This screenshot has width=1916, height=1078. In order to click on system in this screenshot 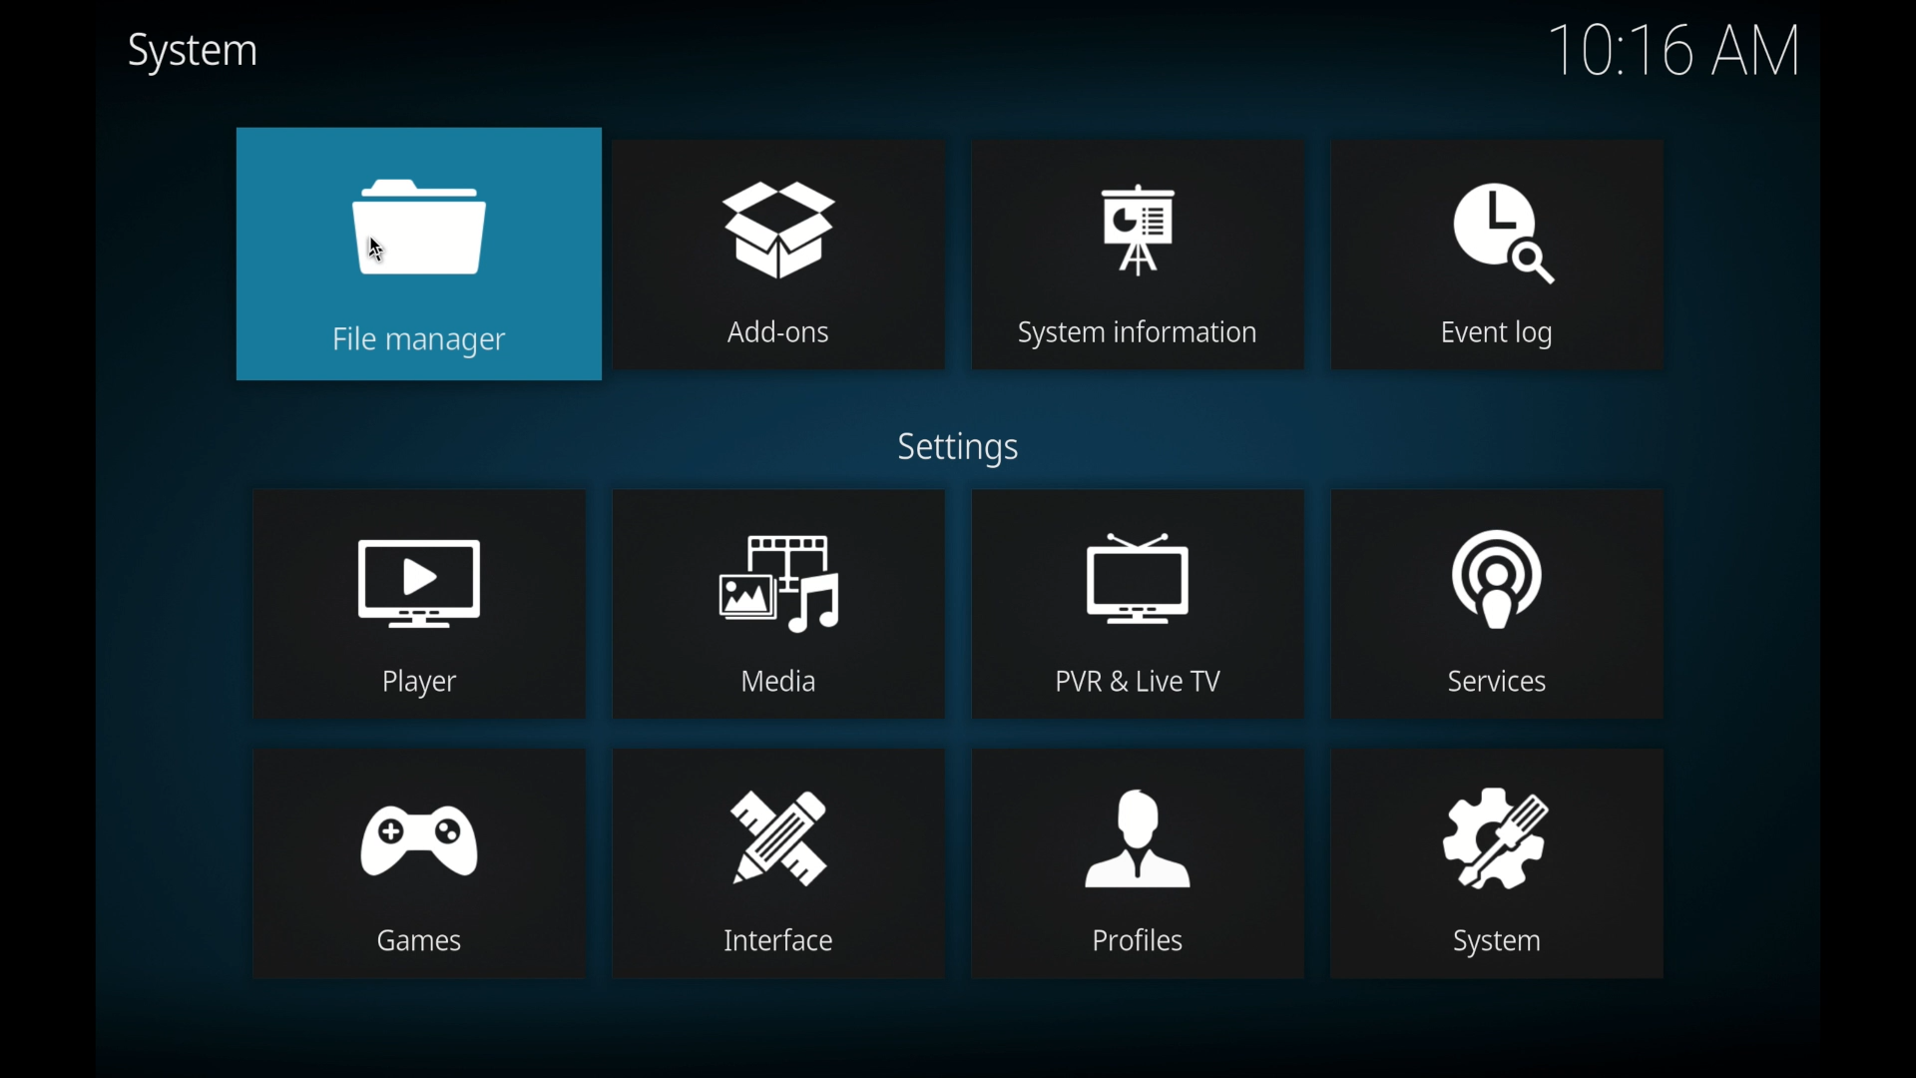, I will do `click(1499, 863)`.